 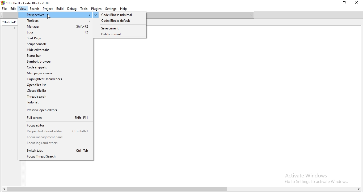 I want to click on Settings , so click(x=110, y=8).